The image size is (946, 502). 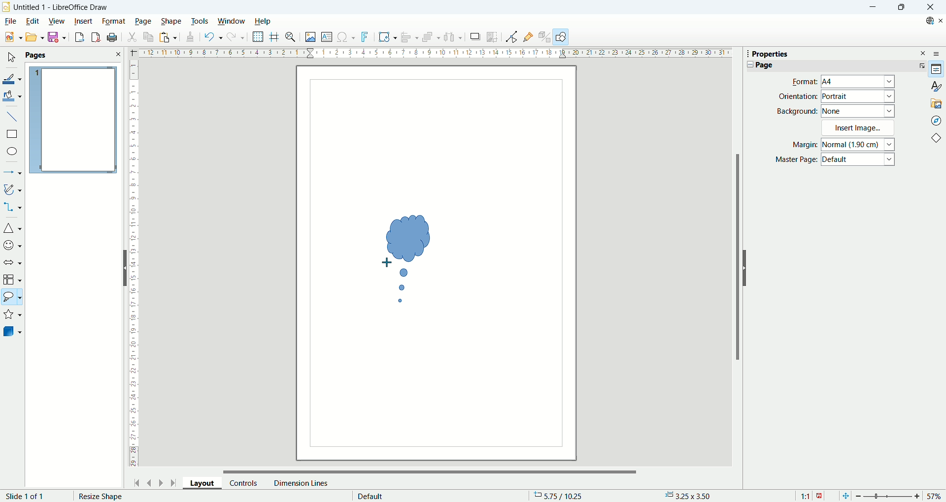 What do you see at coordinates (736, 262) in the screenshot?
I see `Vertival scroll bar` at bounding box center [736, 262].